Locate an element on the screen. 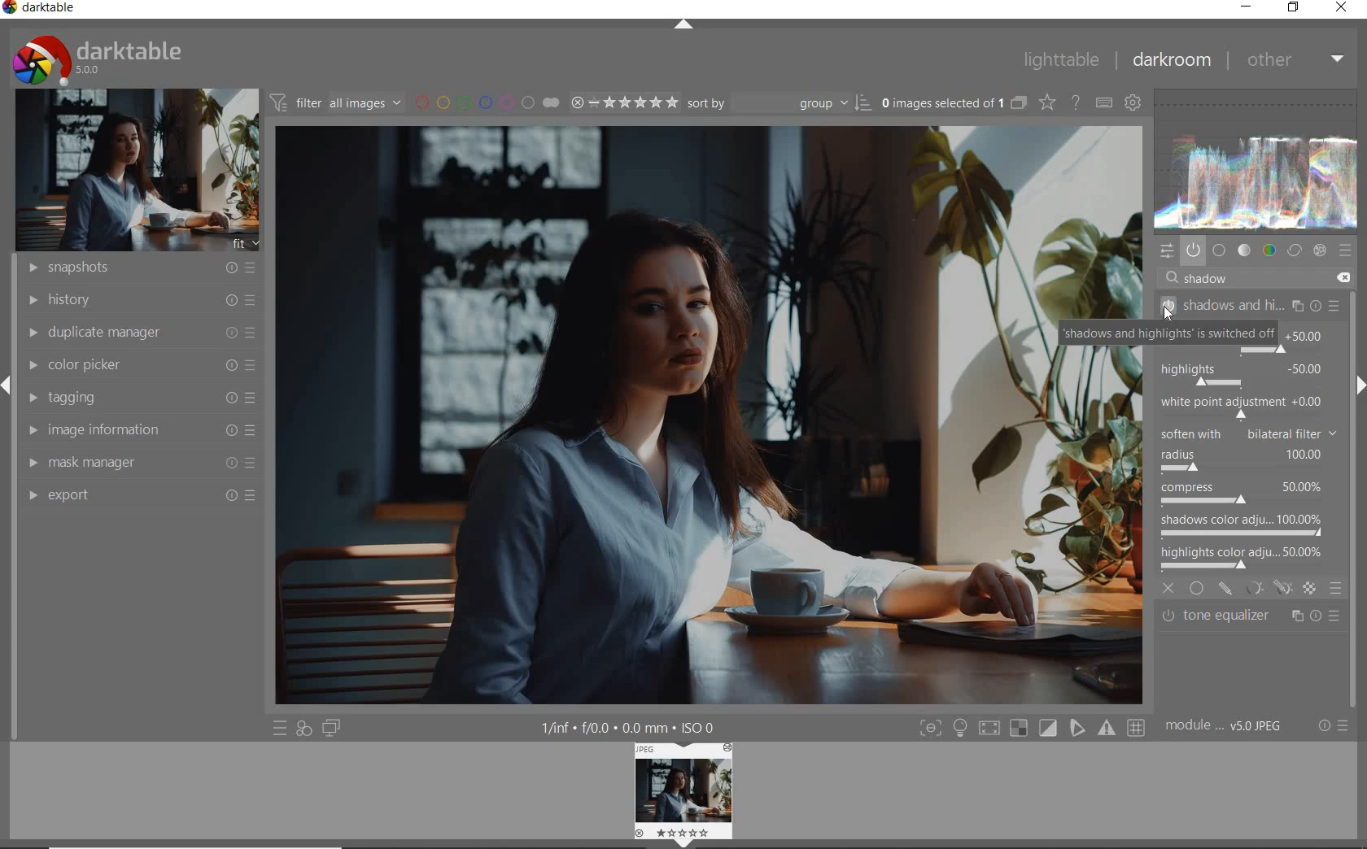 This screenshot has height=849, width=1367. shadow is located at coordinates (1212, 279).